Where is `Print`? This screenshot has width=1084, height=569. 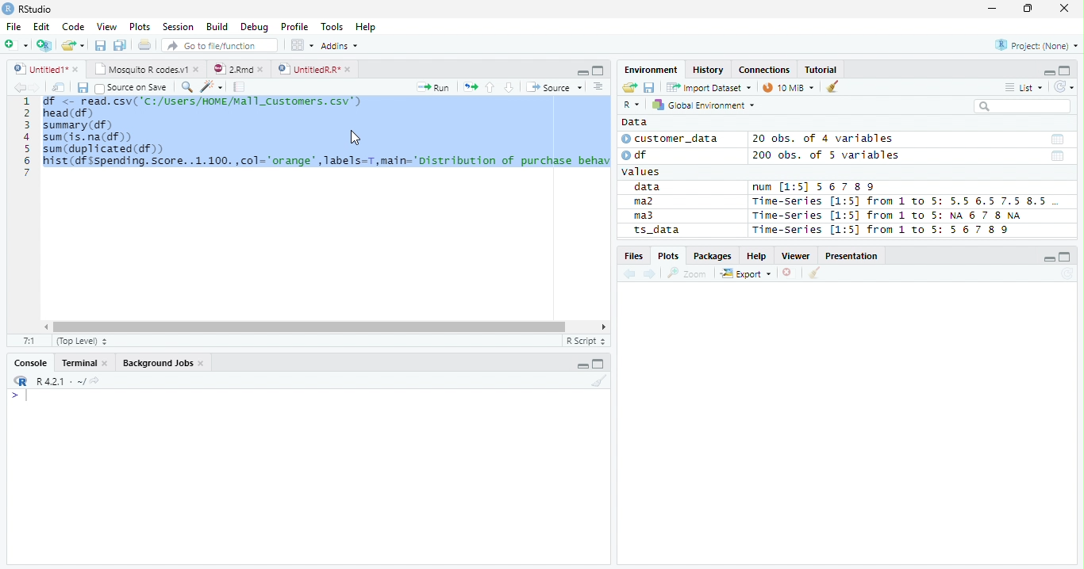
Print is located at coordinates (144, 45).